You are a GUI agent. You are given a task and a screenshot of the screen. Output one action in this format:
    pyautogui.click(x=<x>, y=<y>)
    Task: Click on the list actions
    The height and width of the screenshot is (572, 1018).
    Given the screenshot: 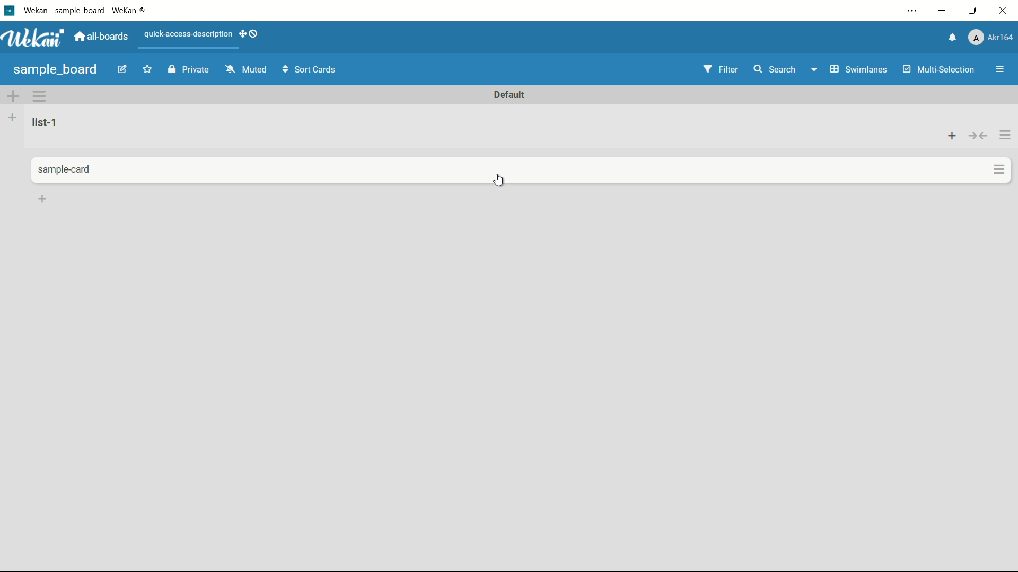 What is the action you would take?
    pyautogui.click(x=1006, y=135)
    